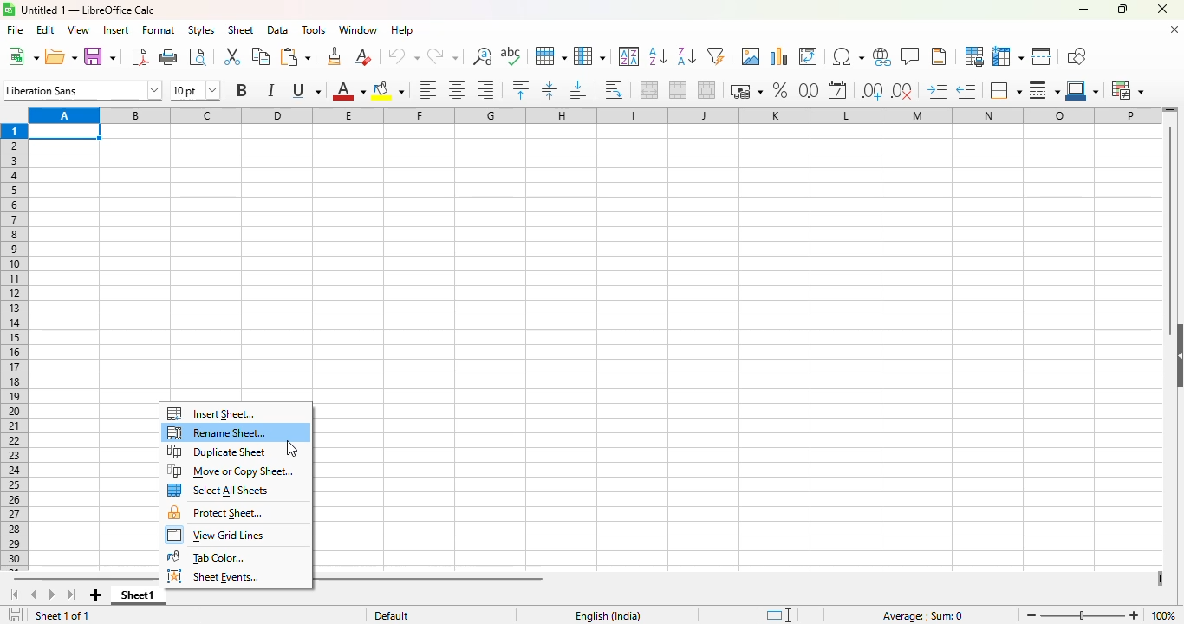 The image size is (1184, 624). What do you see at coordinates (838, 89) in the screenshot?
I see `format as date` at bounding box center [838, 89].